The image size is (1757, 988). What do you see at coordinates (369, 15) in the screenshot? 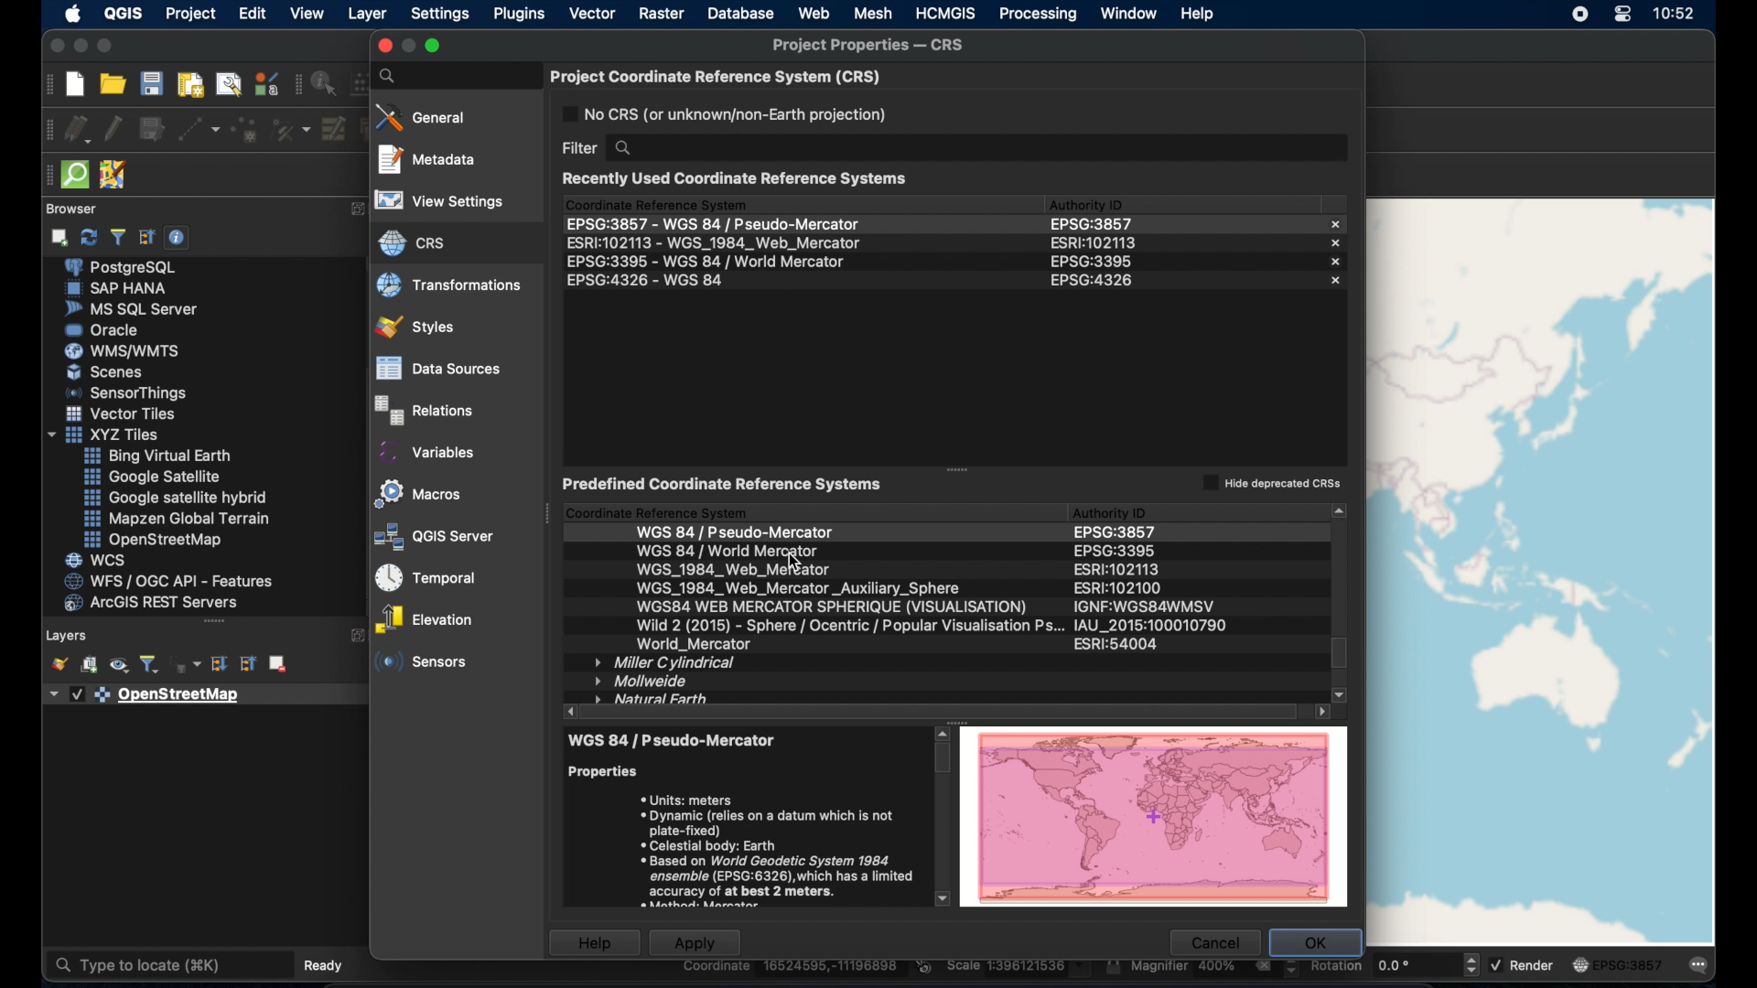
I see `layer` at bounding box center [369, 15].